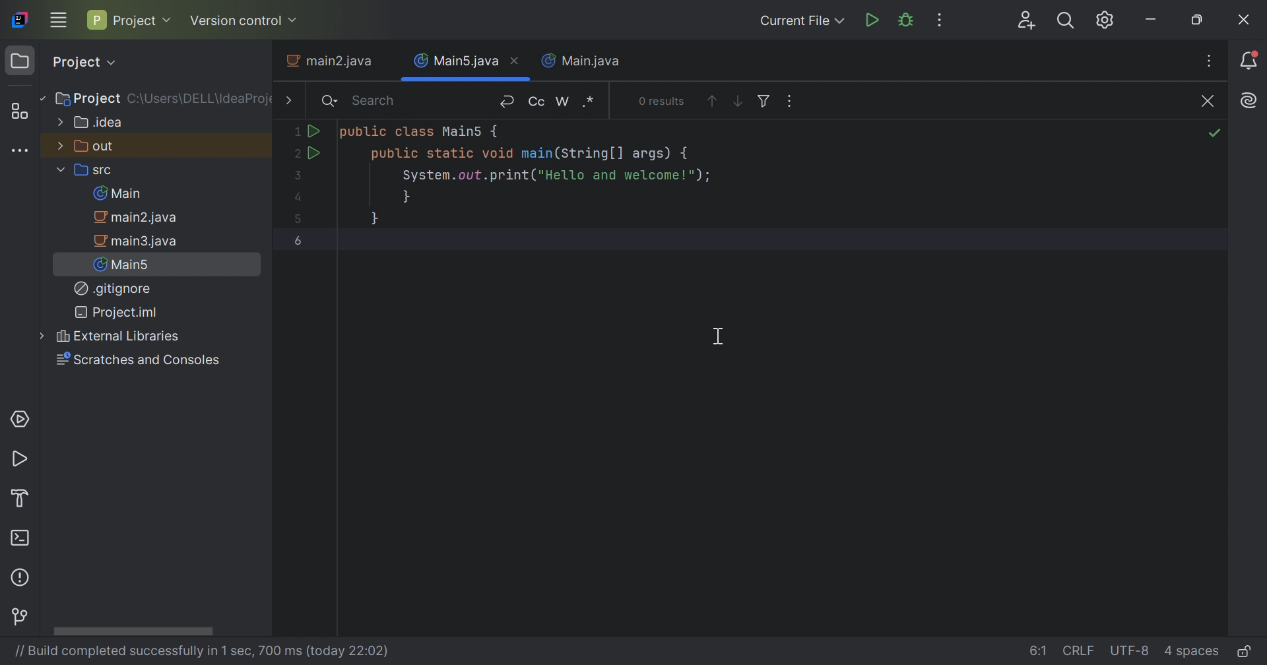  Describe the element at coordinates (86, 172) in the screenshot. I see `src` at that location.